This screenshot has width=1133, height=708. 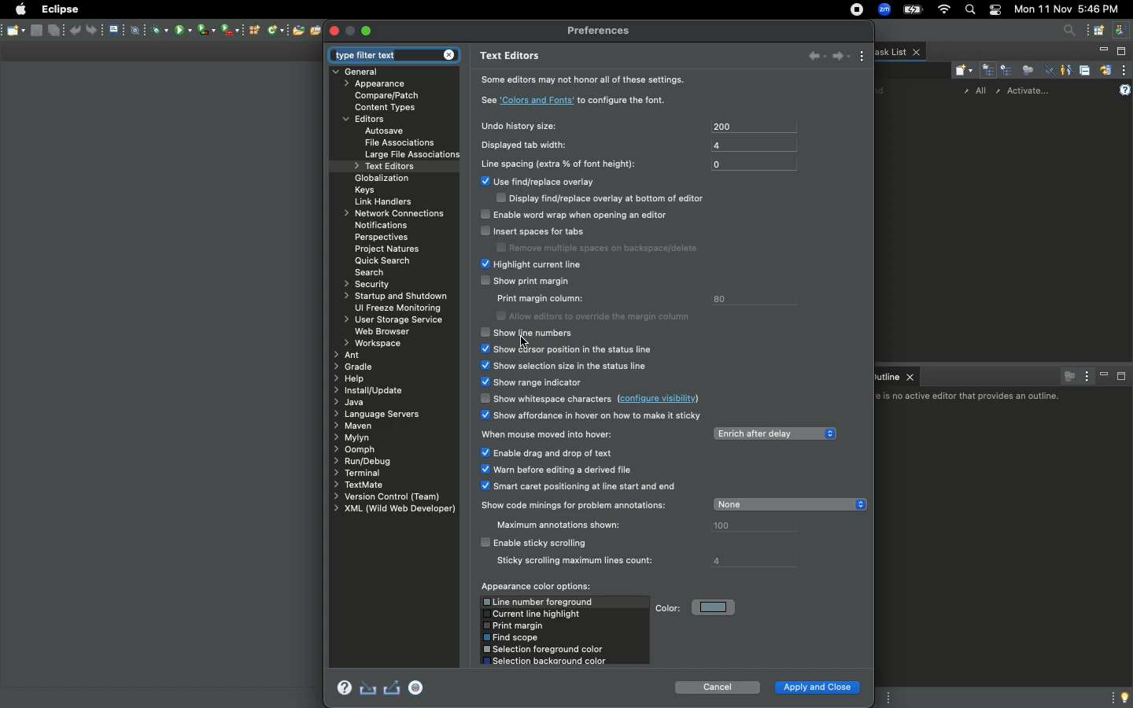 What do you see at coordinates (76, 31) in the screenshot?
I see `Back` at bounding box center [76, 31].